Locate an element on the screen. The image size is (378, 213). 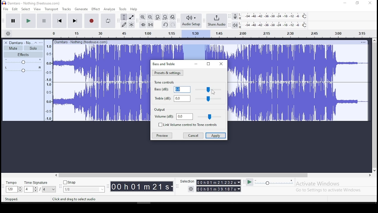
 is located at coordinates (178, 21).